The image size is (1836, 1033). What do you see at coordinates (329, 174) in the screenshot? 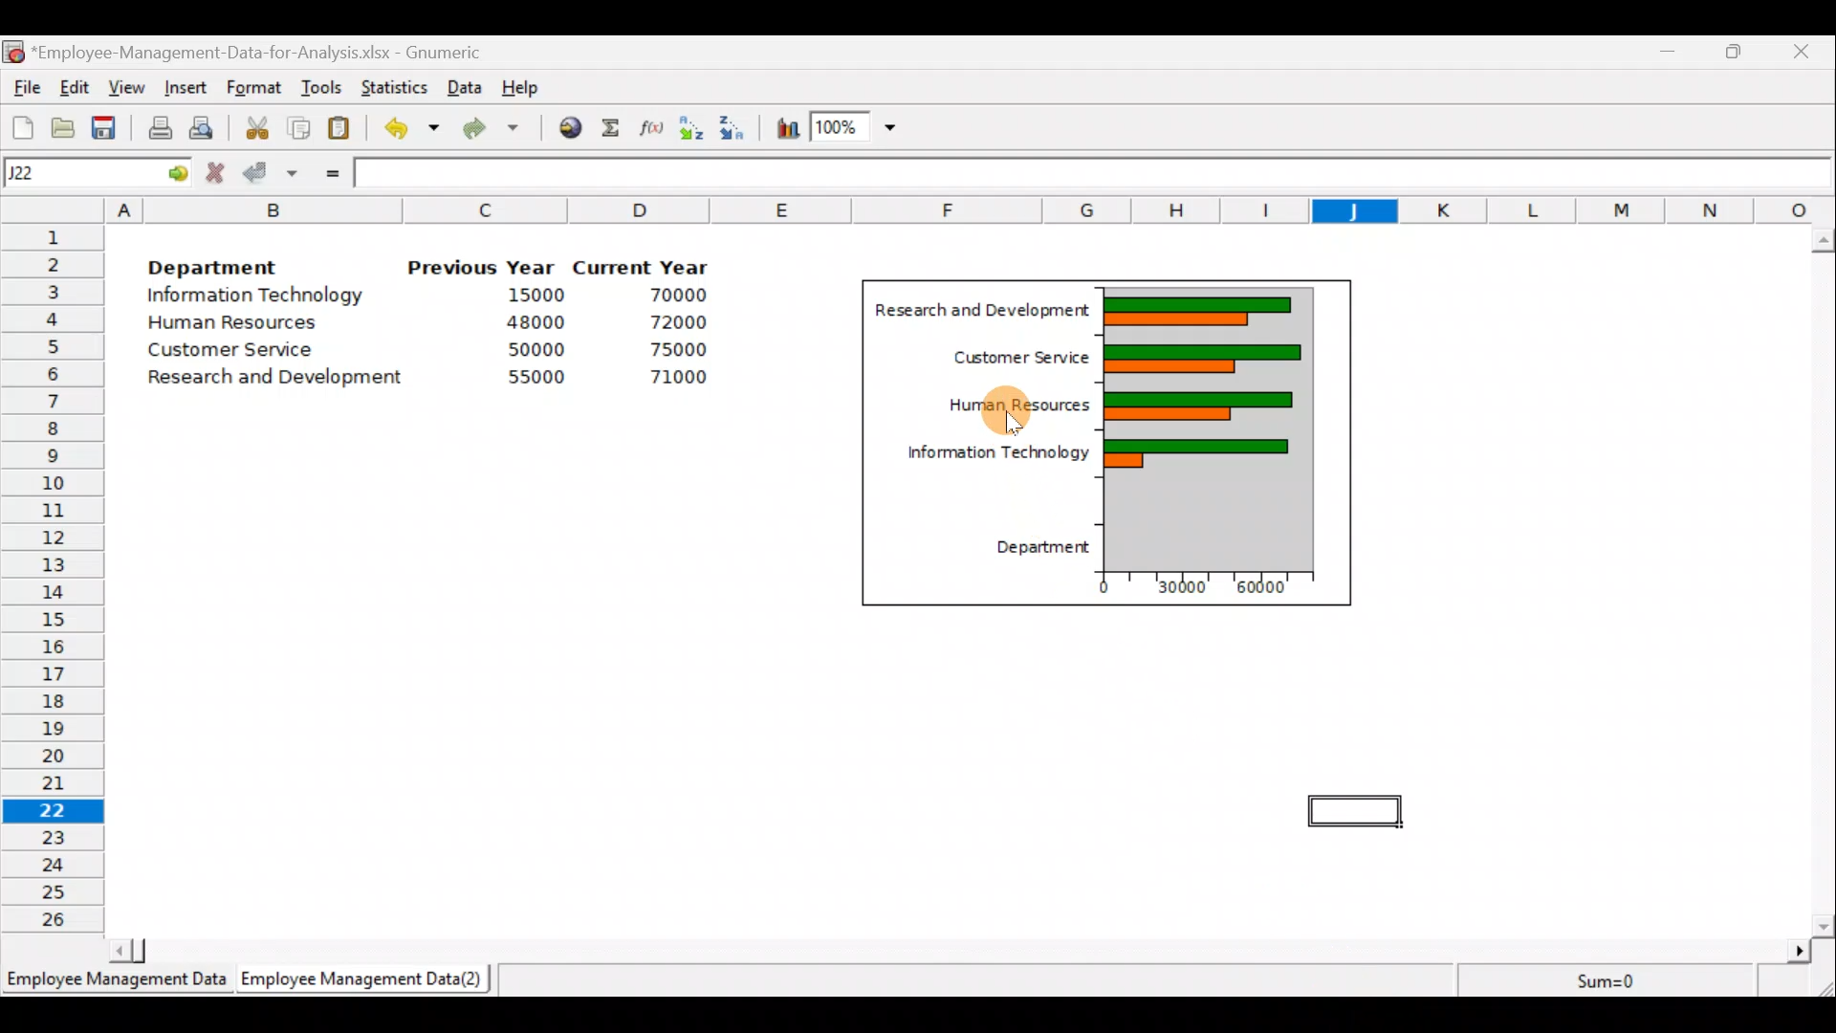
I see `Enter formula` at bounding box center [329, 174].